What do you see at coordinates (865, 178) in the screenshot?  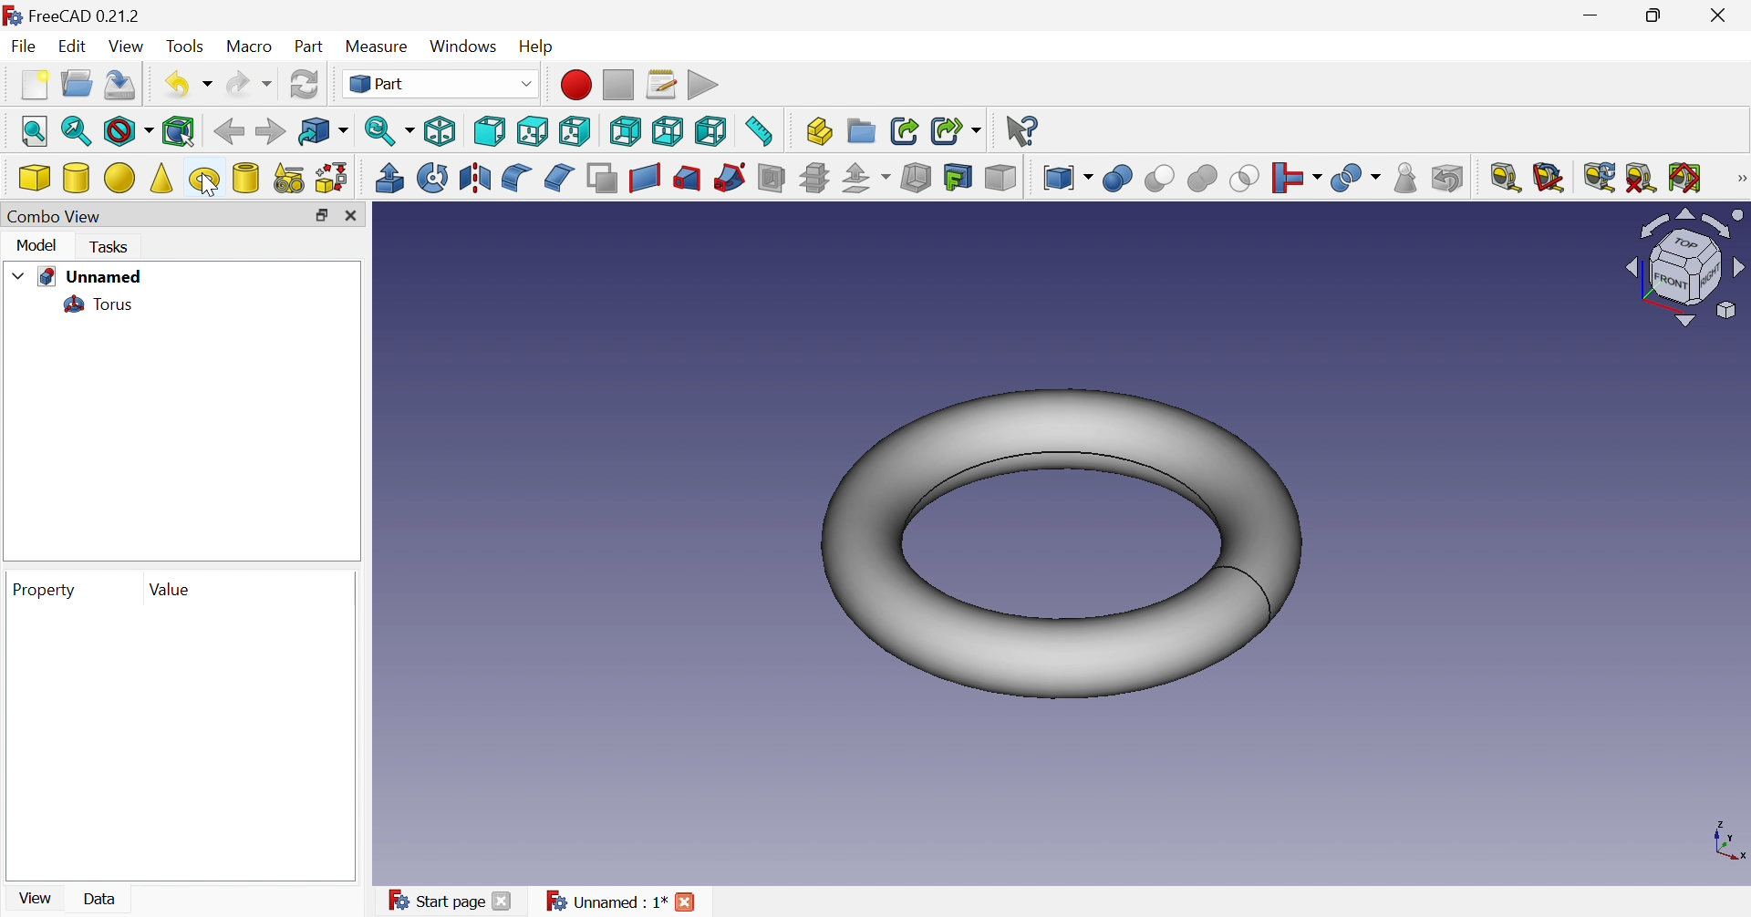 I see `Offset:` at bounding box center [865, 178].